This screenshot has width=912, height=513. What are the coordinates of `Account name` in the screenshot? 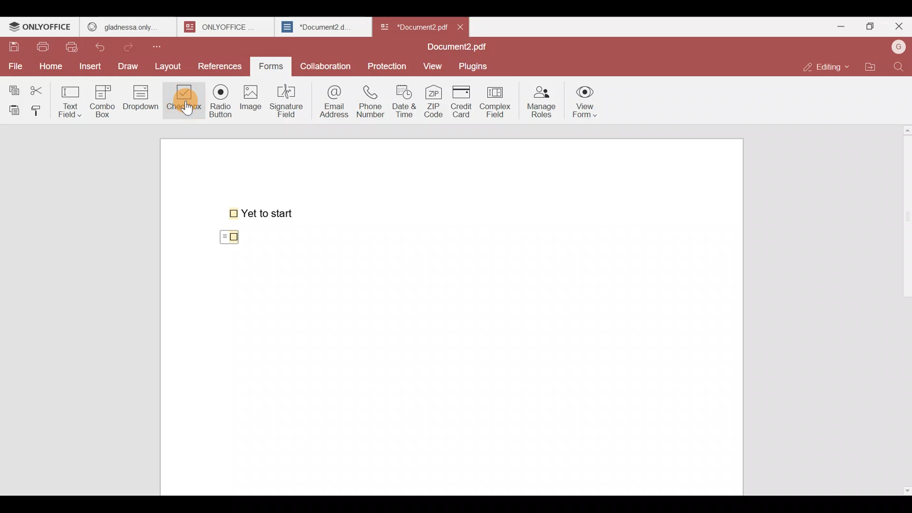 It's located at (898, 46).